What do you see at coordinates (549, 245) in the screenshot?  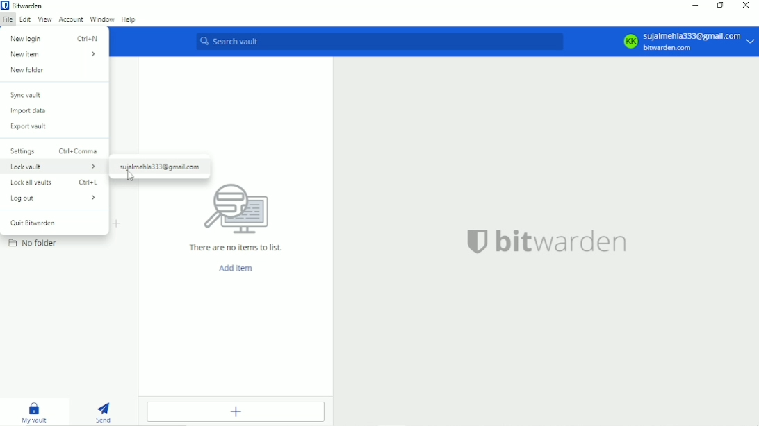 I see `bitwarden` at bounding box center [549, 245].